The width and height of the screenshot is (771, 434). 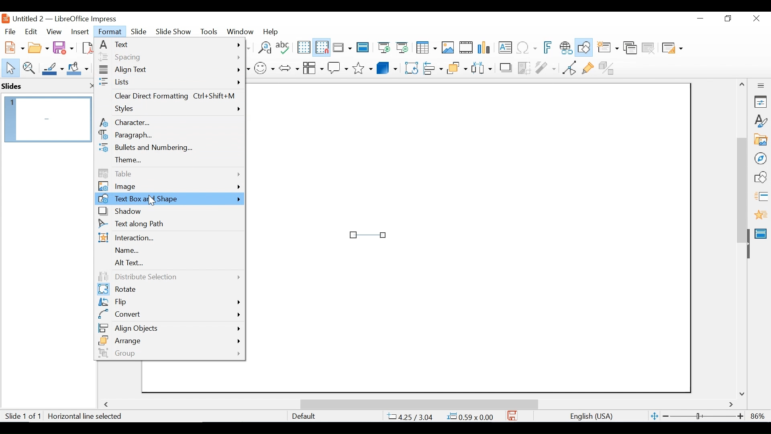 I want to click on Slide 1 of 1, so click(x=22, y=417).